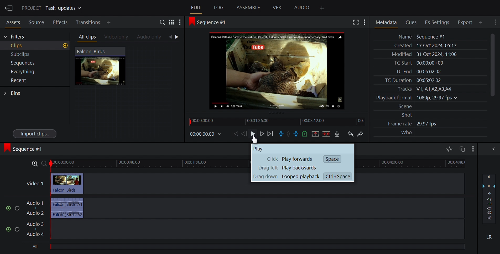  I want to click on Clips, so click(35, 46).